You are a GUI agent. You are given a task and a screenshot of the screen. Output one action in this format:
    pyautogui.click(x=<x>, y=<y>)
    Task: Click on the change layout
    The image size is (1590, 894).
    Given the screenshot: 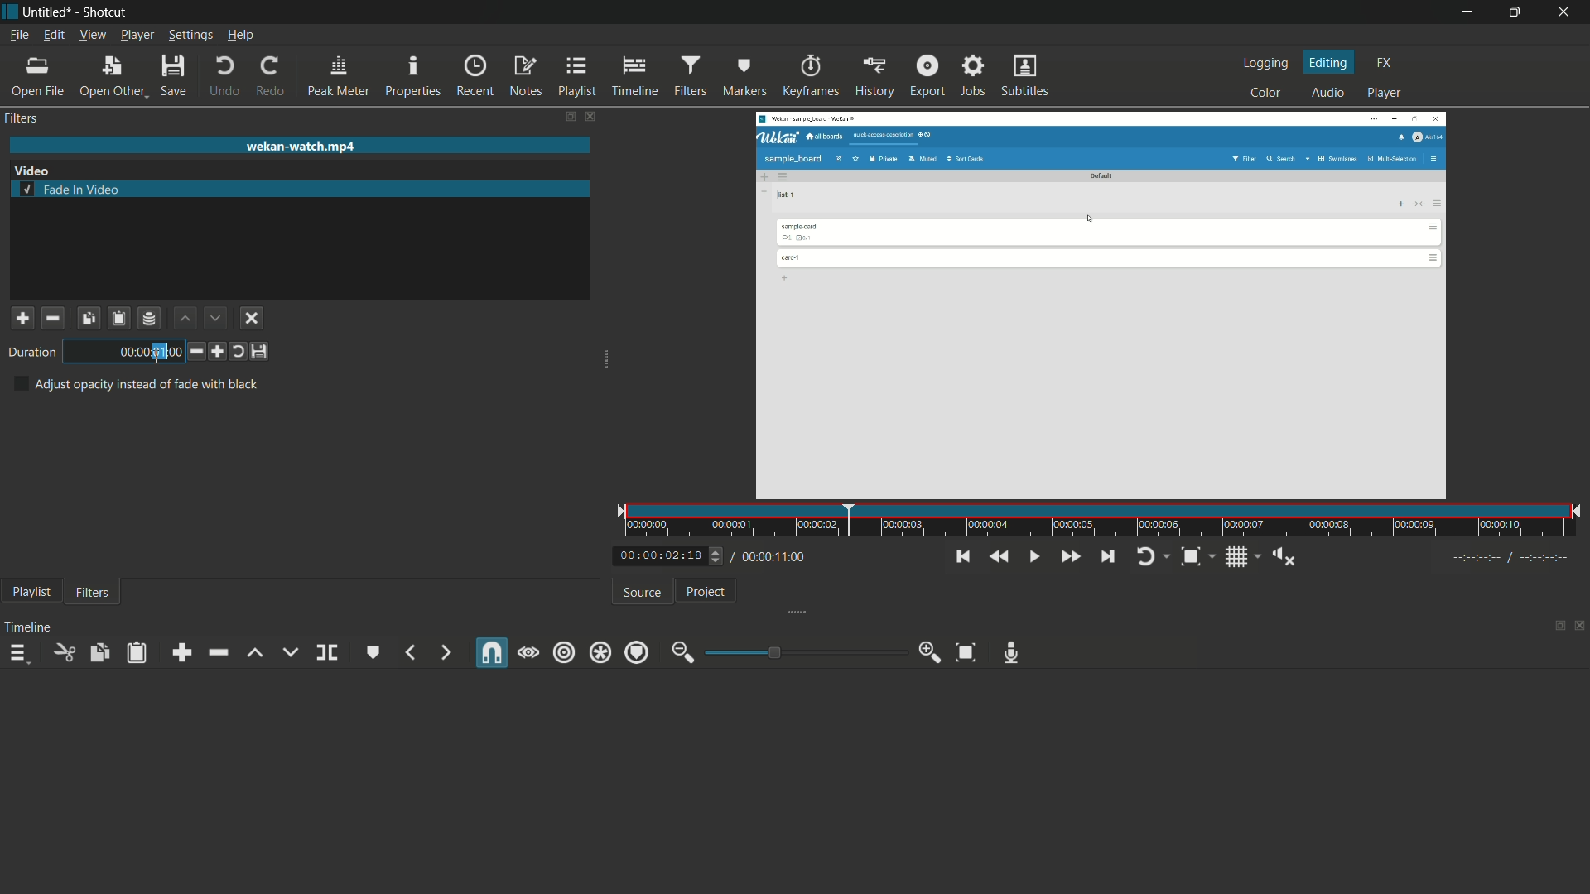 What is the action you would take?
    pyautogui.click(x=567, y=117)
    